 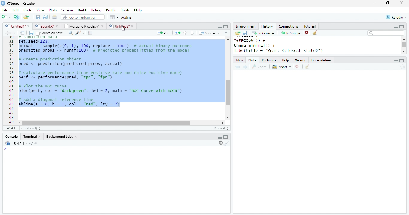 I want to click on search, so click(x=71, y=33).